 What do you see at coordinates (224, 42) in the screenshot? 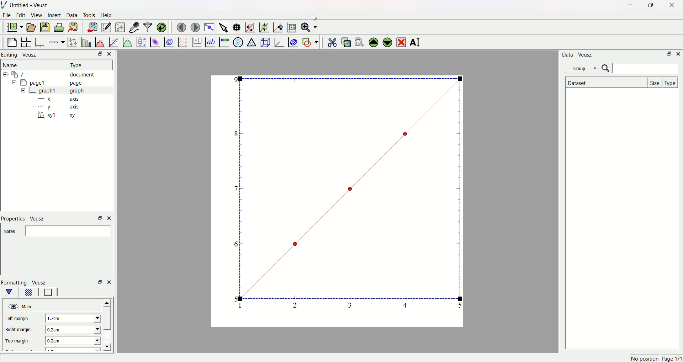
I see `image color bar` at bounding box center [224, 42].